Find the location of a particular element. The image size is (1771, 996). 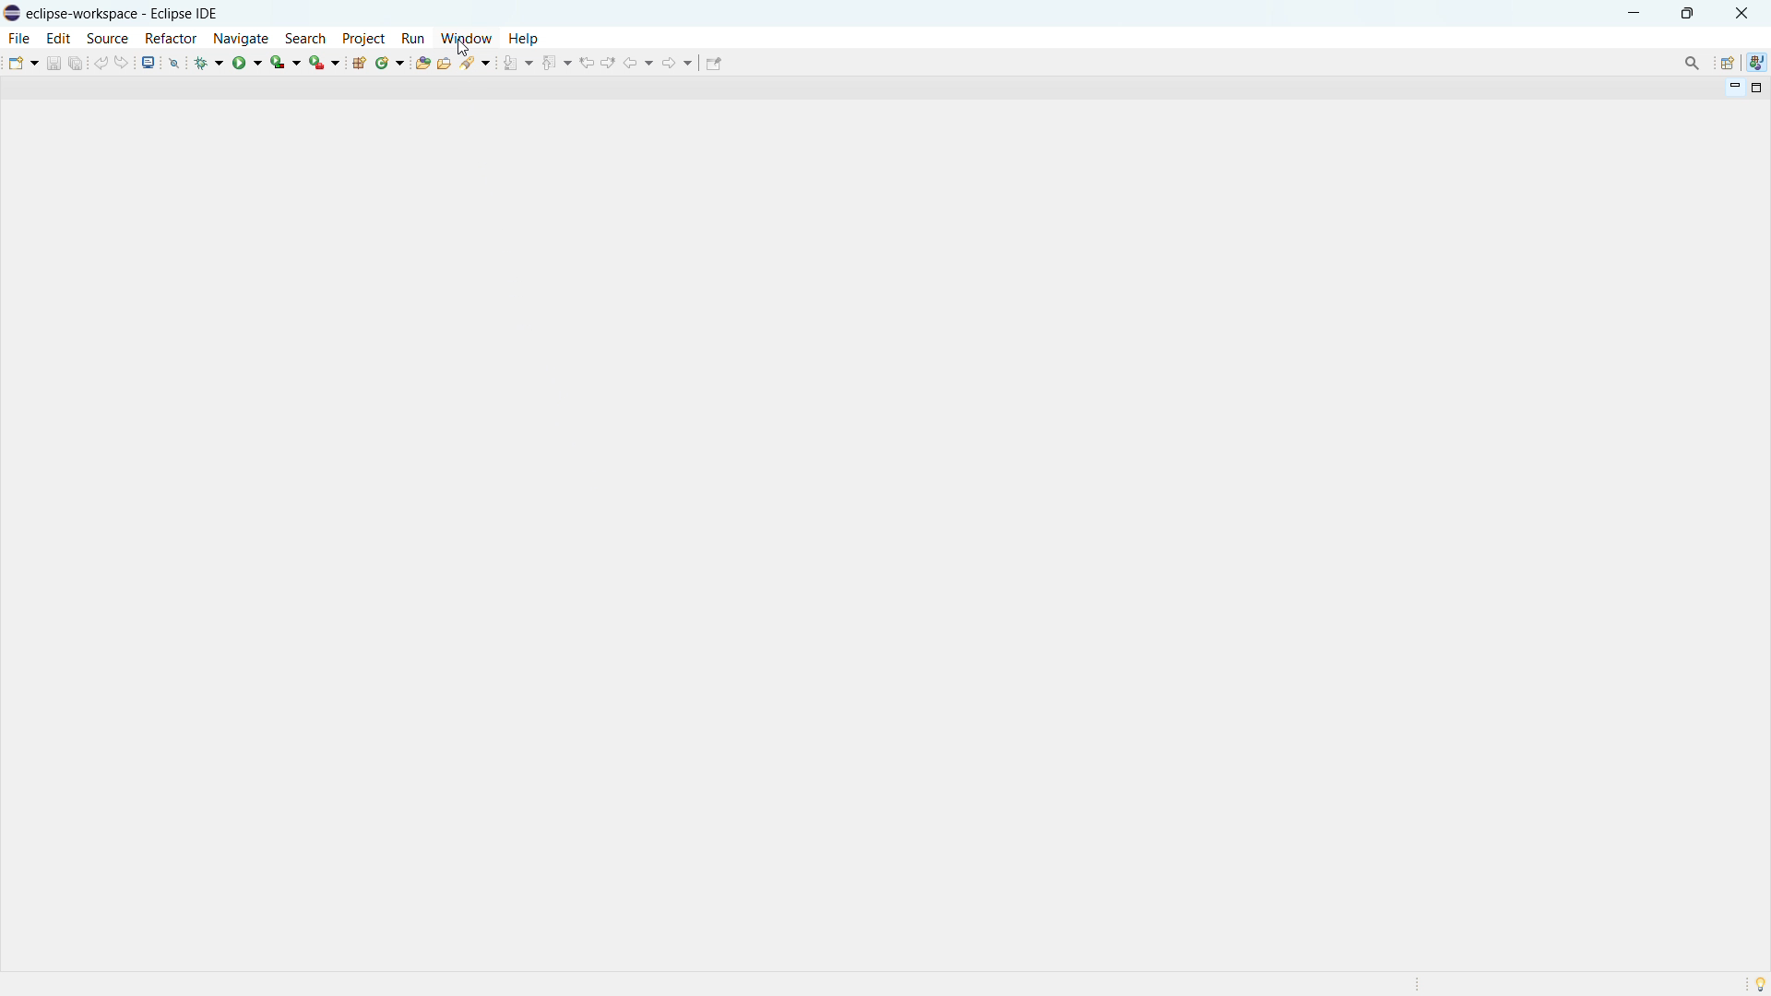

redo is located at coordinates (124, 61).